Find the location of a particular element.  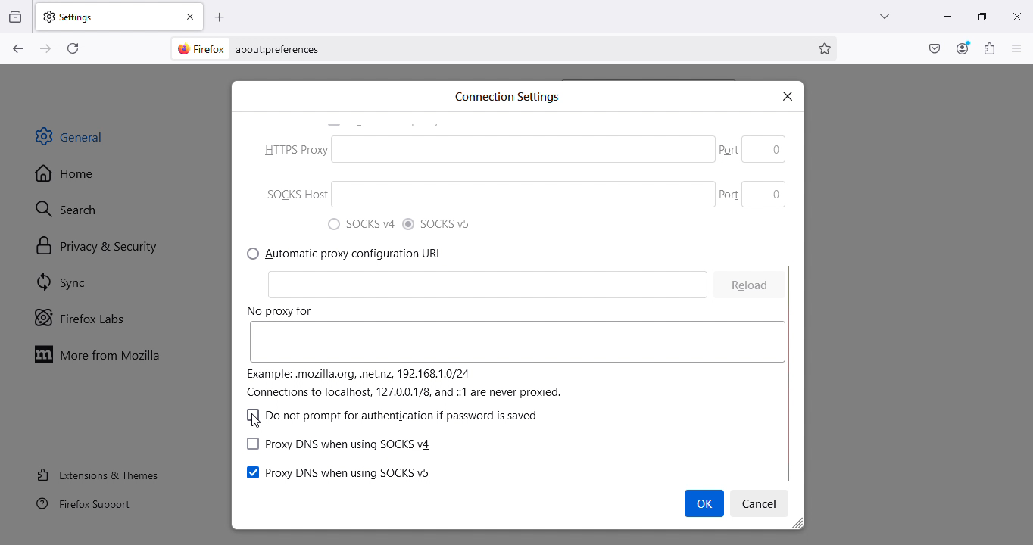

Firefox support is located at coordinates (86, 507).